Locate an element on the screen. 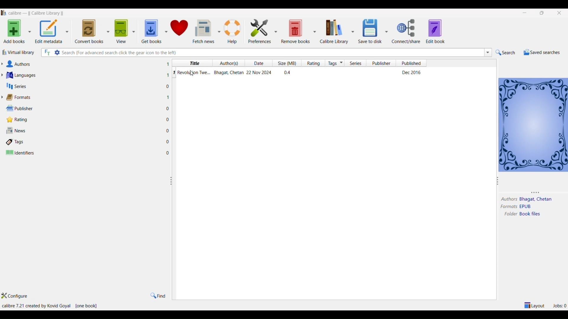  convert books is located at coordinates (89, 30).